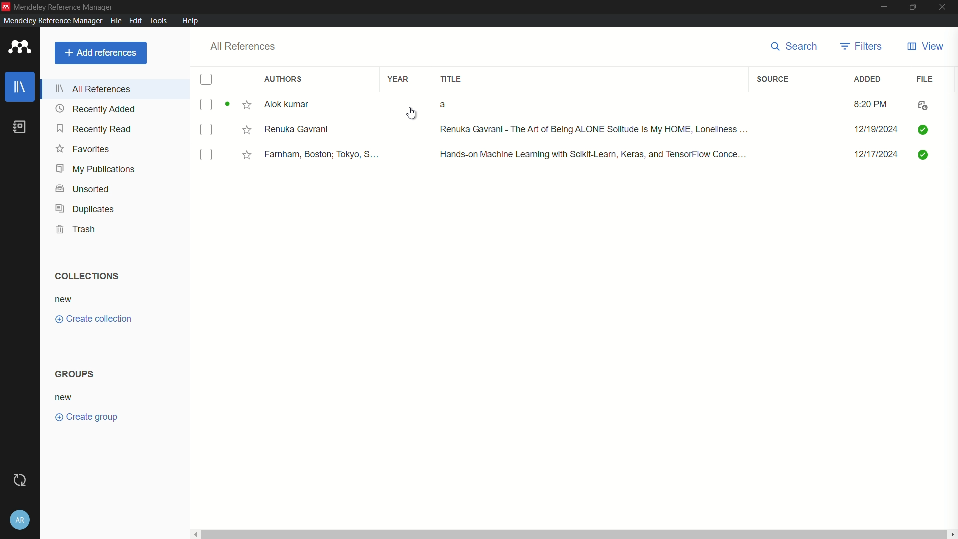 The height and width of the screenshot is (539, 958). I want to click on account and help, so click(21, 520).